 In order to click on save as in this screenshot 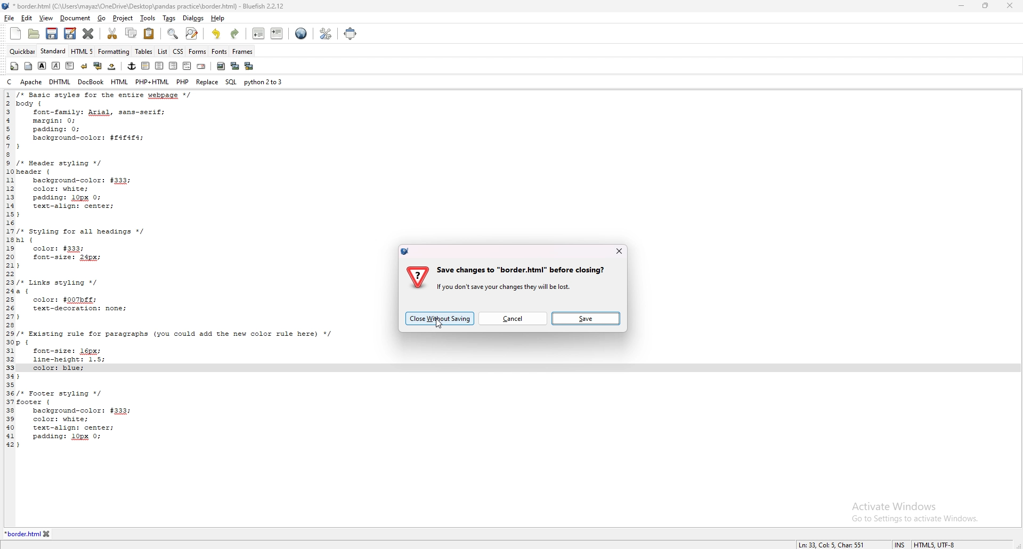, I will do `click(70, 34)`.